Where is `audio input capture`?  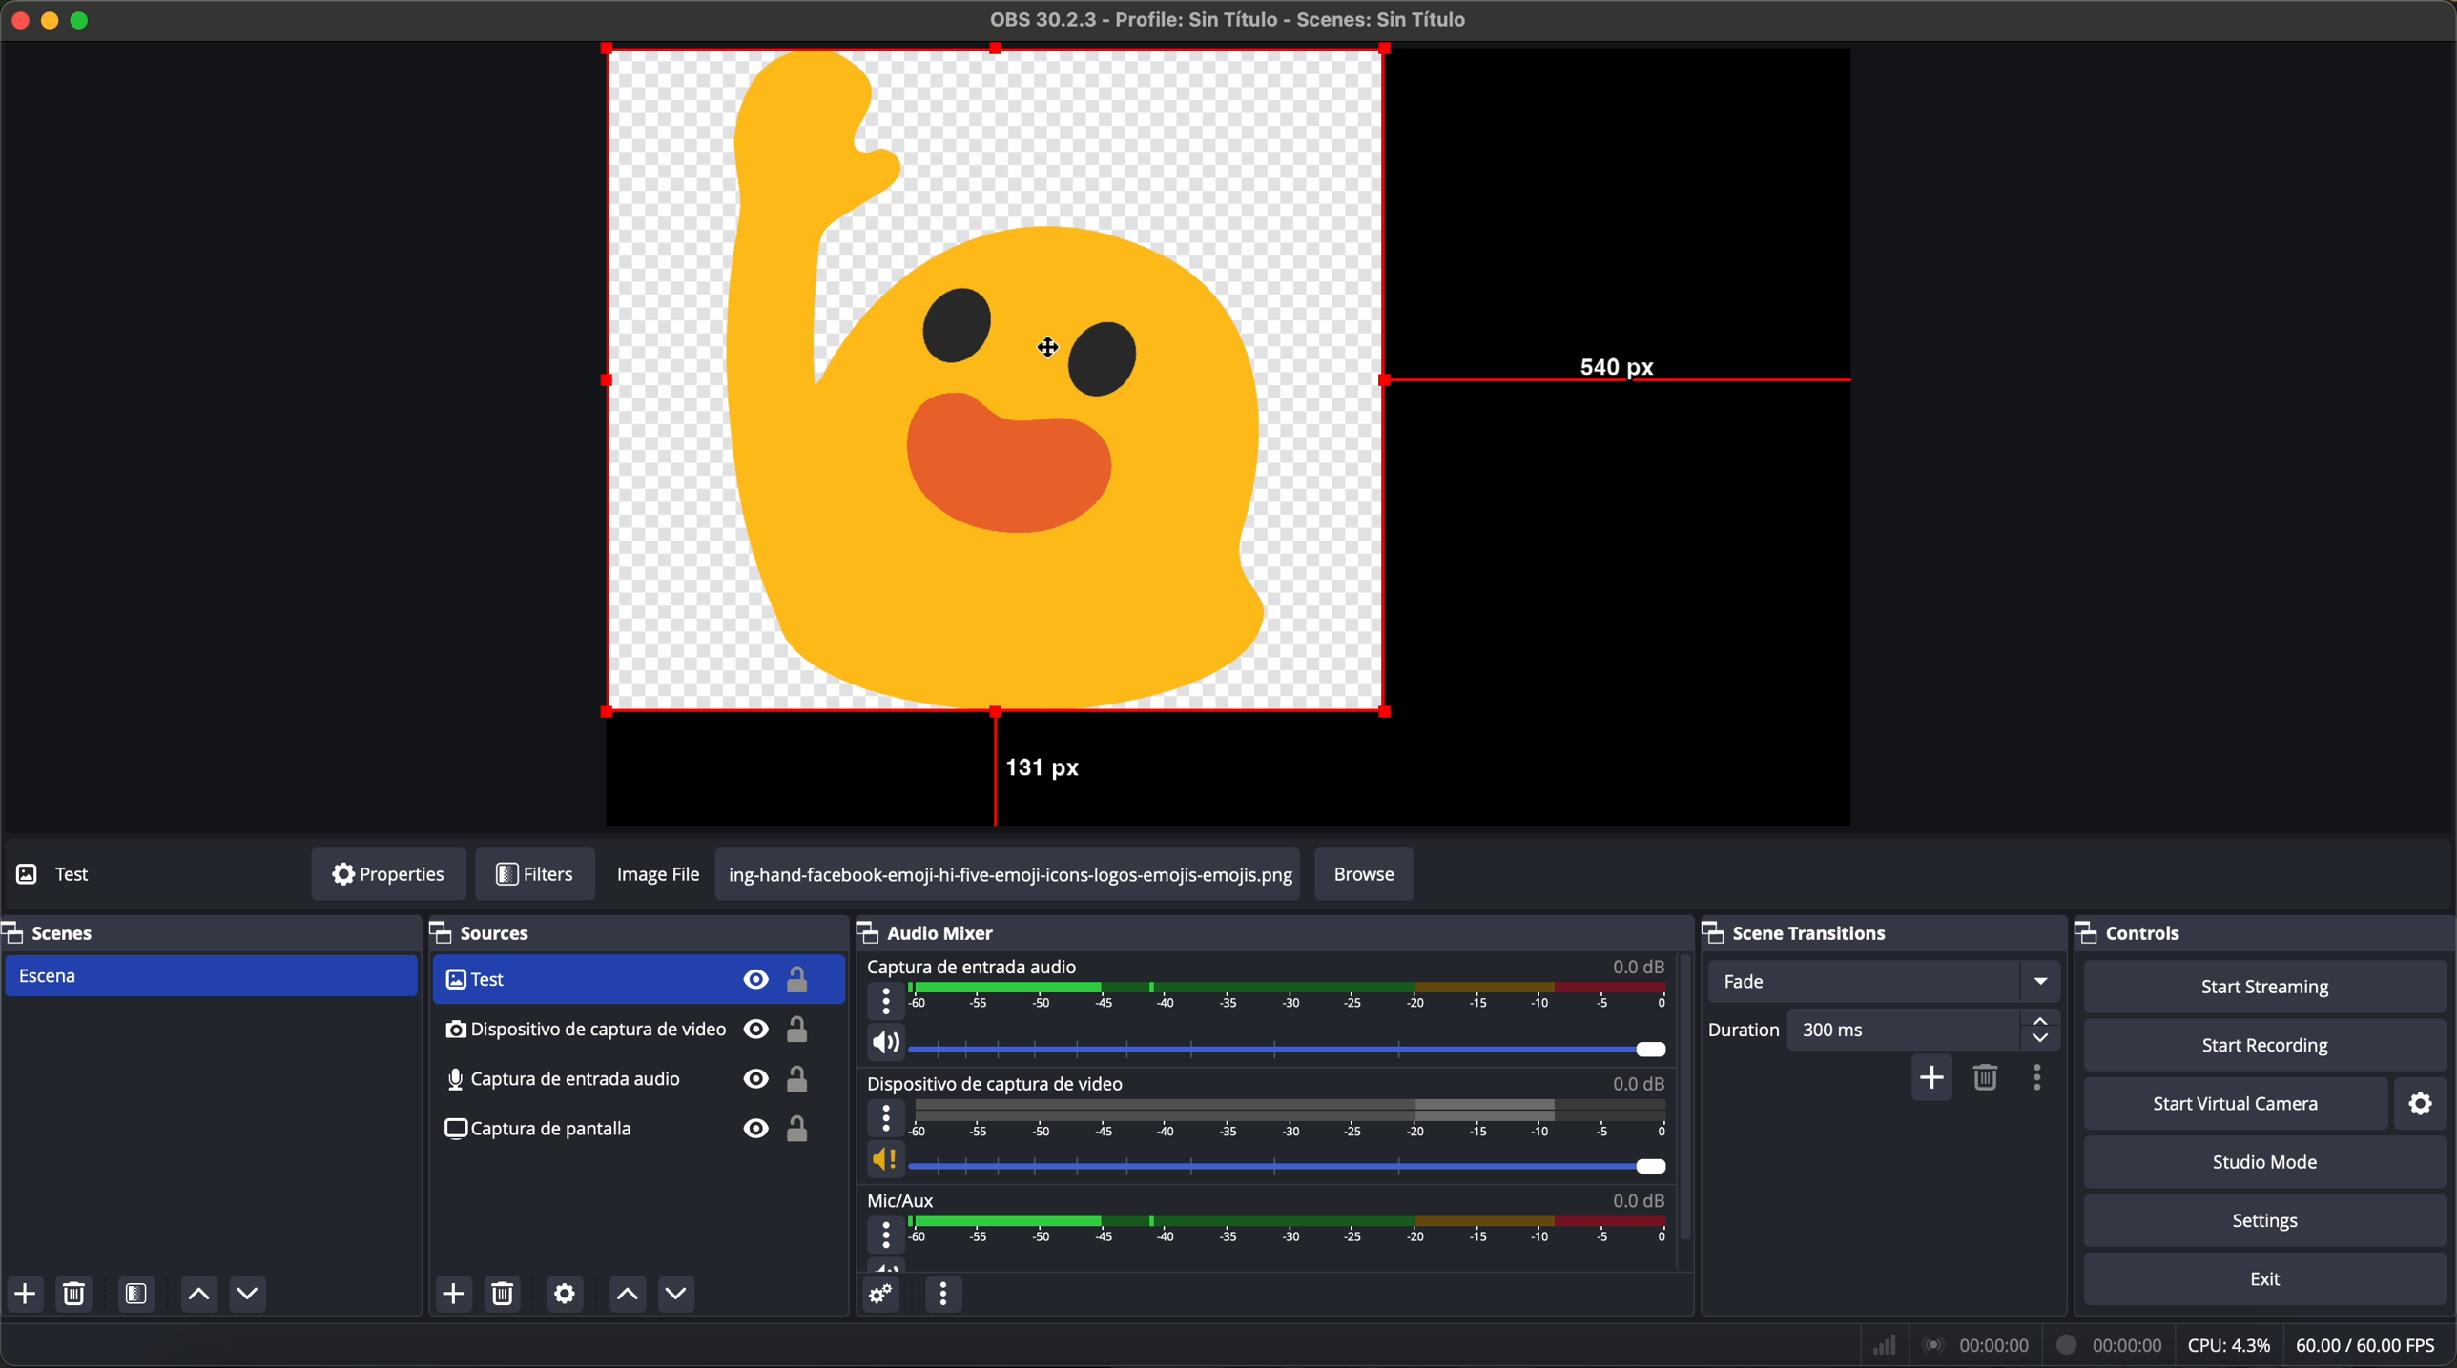
audio input capture is located at coordinates (629, 1030).